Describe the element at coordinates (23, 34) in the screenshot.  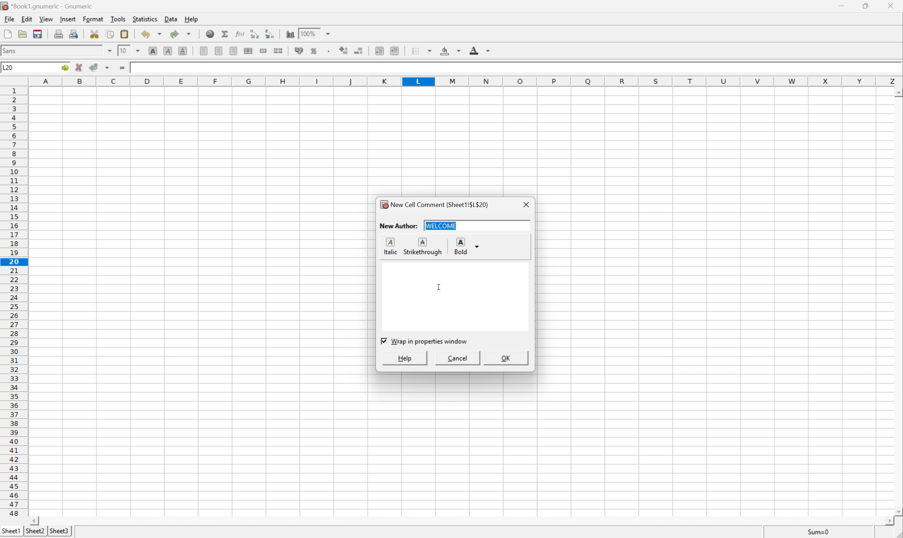
I see `Open a file` at that location.